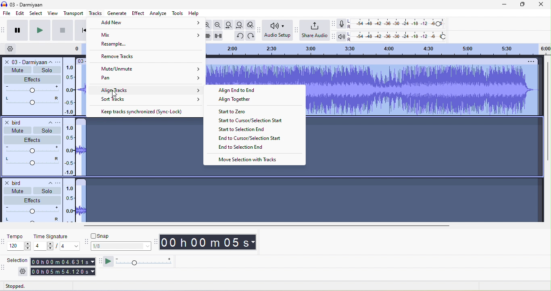  What do you see at coordinates (31, 101) in the screenshot?
I see `pan: center` at bounding box center [31, 101].